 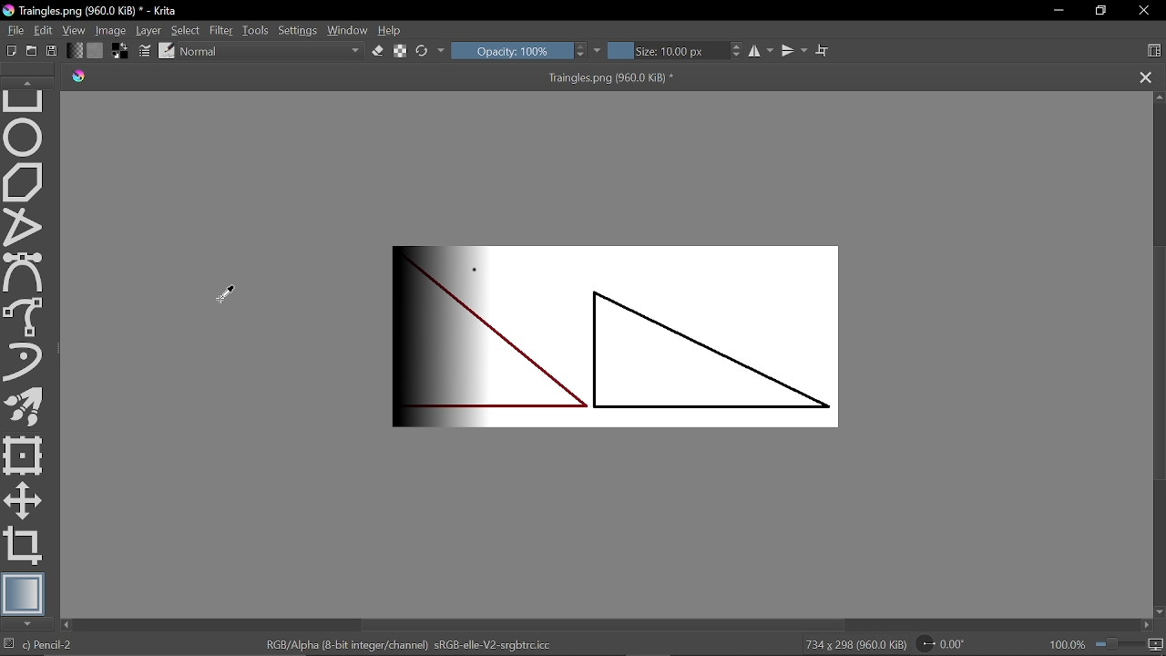 What do you see at coordinates (257, 30) in the screenshot?
I see `Tools` at bounding box center [257, 30].